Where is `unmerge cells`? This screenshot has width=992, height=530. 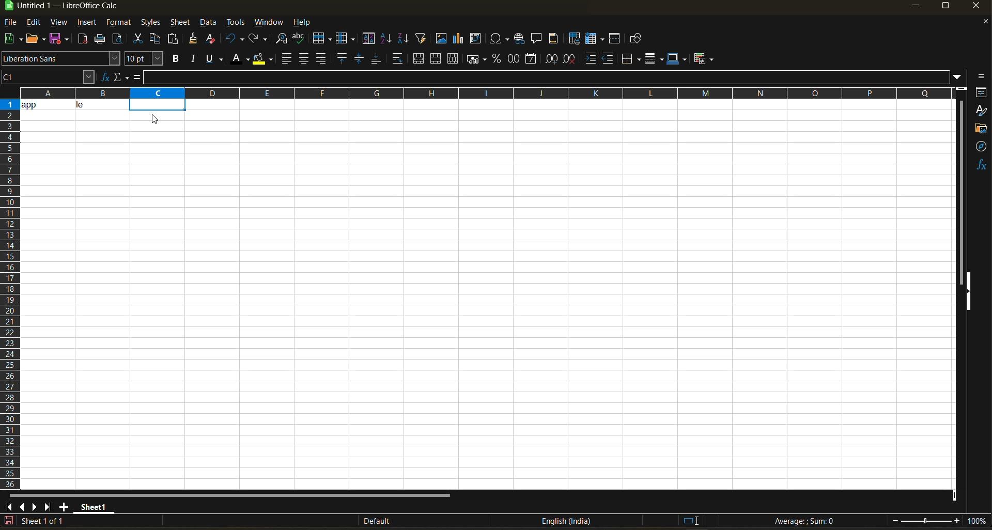 unmerge cells is located at coordinates (454, 59).